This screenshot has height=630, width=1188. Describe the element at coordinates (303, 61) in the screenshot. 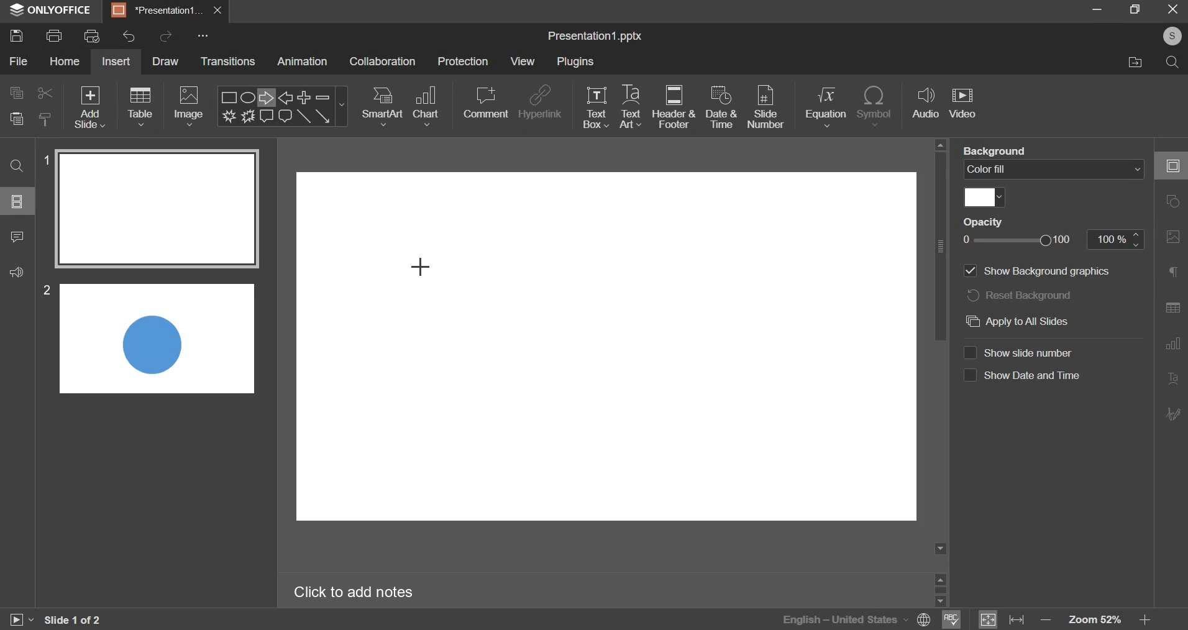

I see `animation` at that location.